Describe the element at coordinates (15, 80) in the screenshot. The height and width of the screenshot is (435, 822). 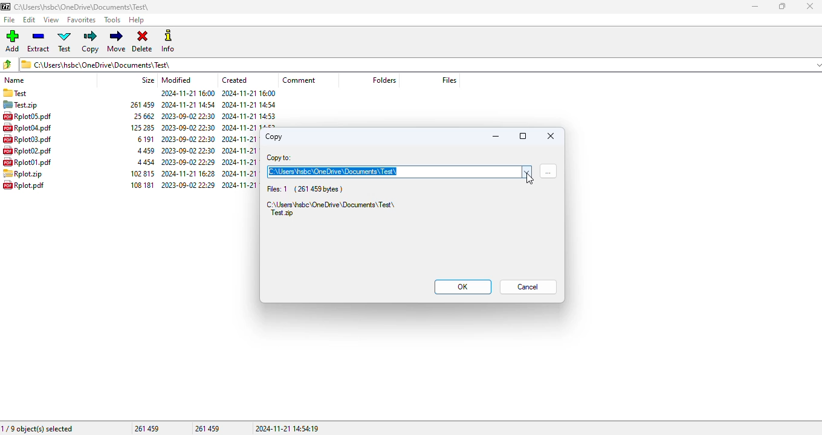
I see `name` at that location.